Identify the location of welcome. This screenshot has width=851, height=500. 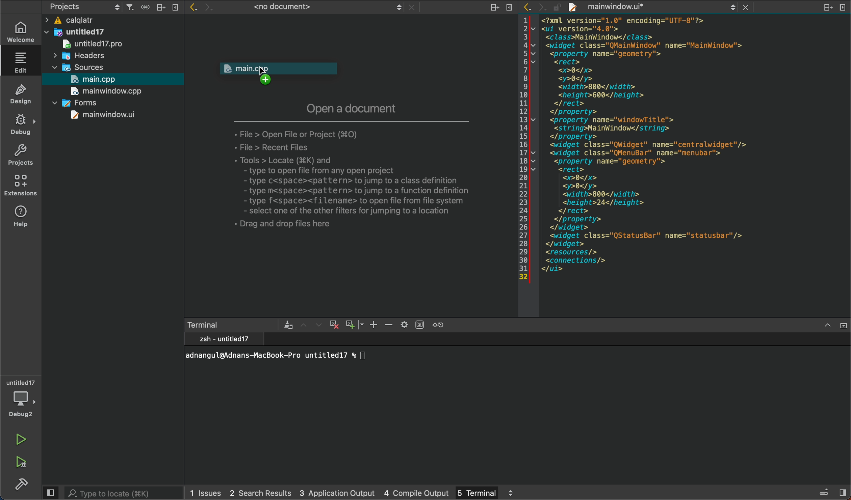
(20, 32).